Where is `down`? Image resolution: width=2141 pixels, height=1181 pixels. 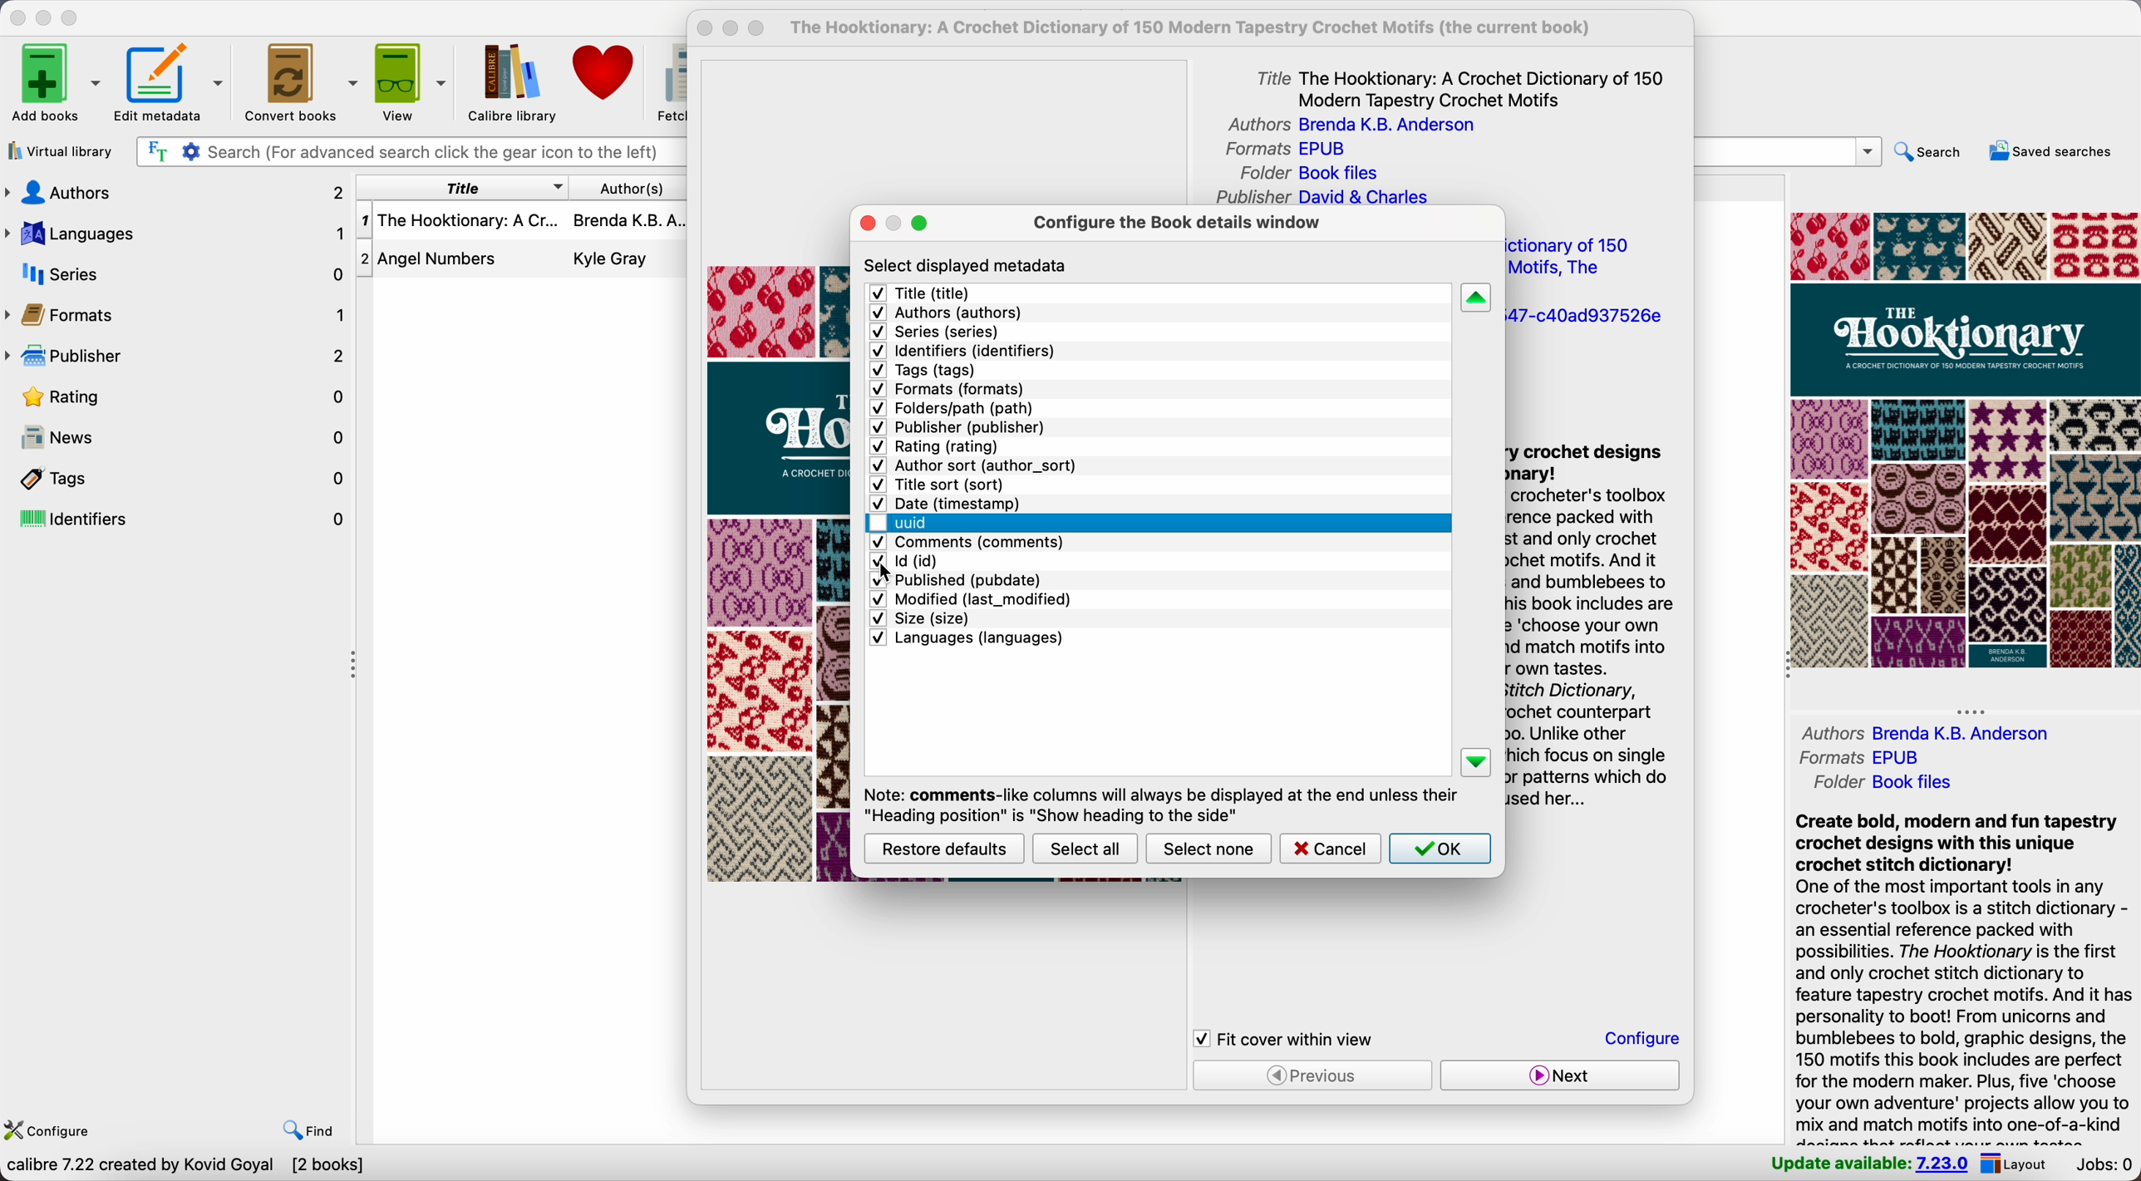
down is located at coordinates (1479, 763).